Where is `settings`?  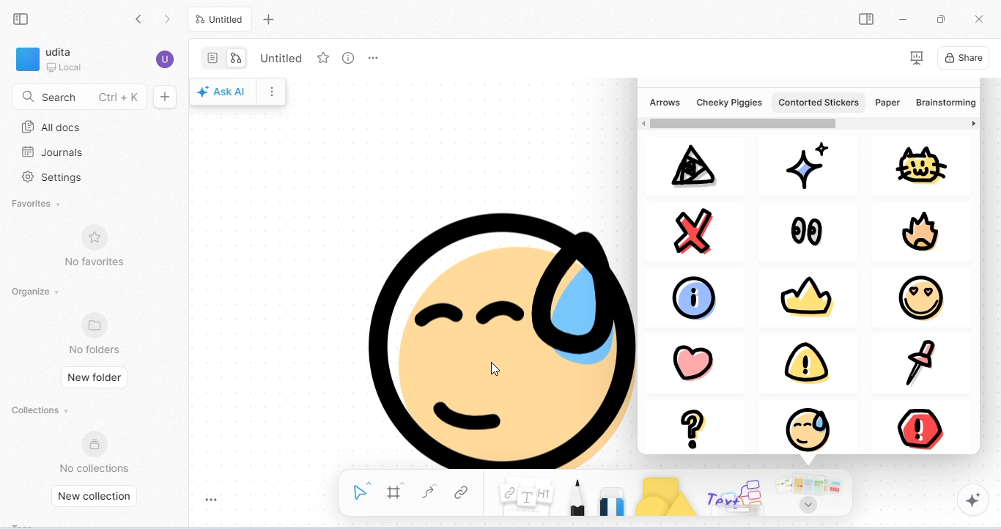
settings is located at coordinates (55, 178).